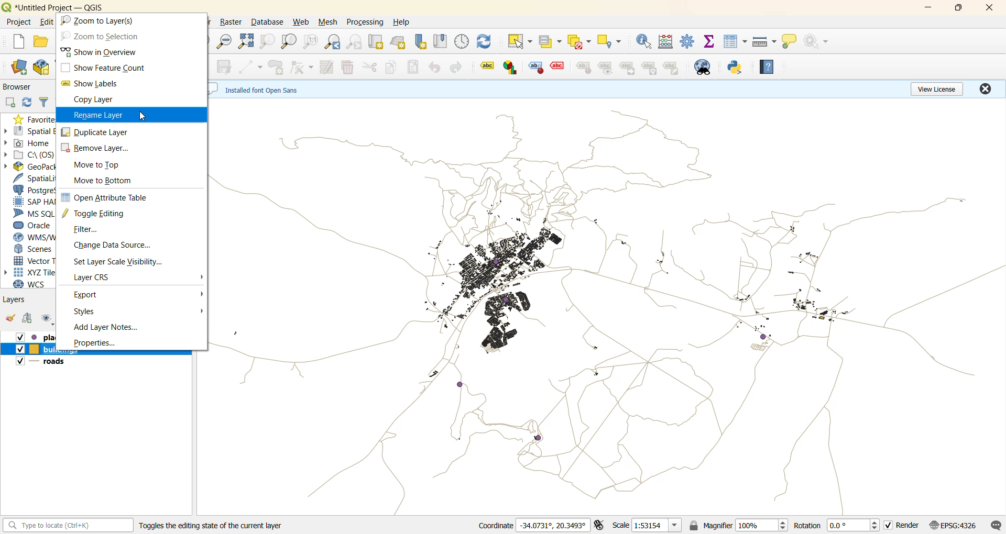  I want to click on new map view, so click(377, 42).